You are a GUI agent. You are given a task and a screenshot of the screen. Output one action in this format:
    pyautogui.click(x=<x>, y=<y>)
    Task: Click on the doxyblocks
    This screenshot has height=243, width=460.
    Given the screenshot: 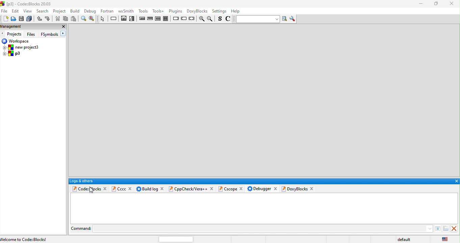 What is the action you would take?
    pyautogui.click(x=295, y=189)
    